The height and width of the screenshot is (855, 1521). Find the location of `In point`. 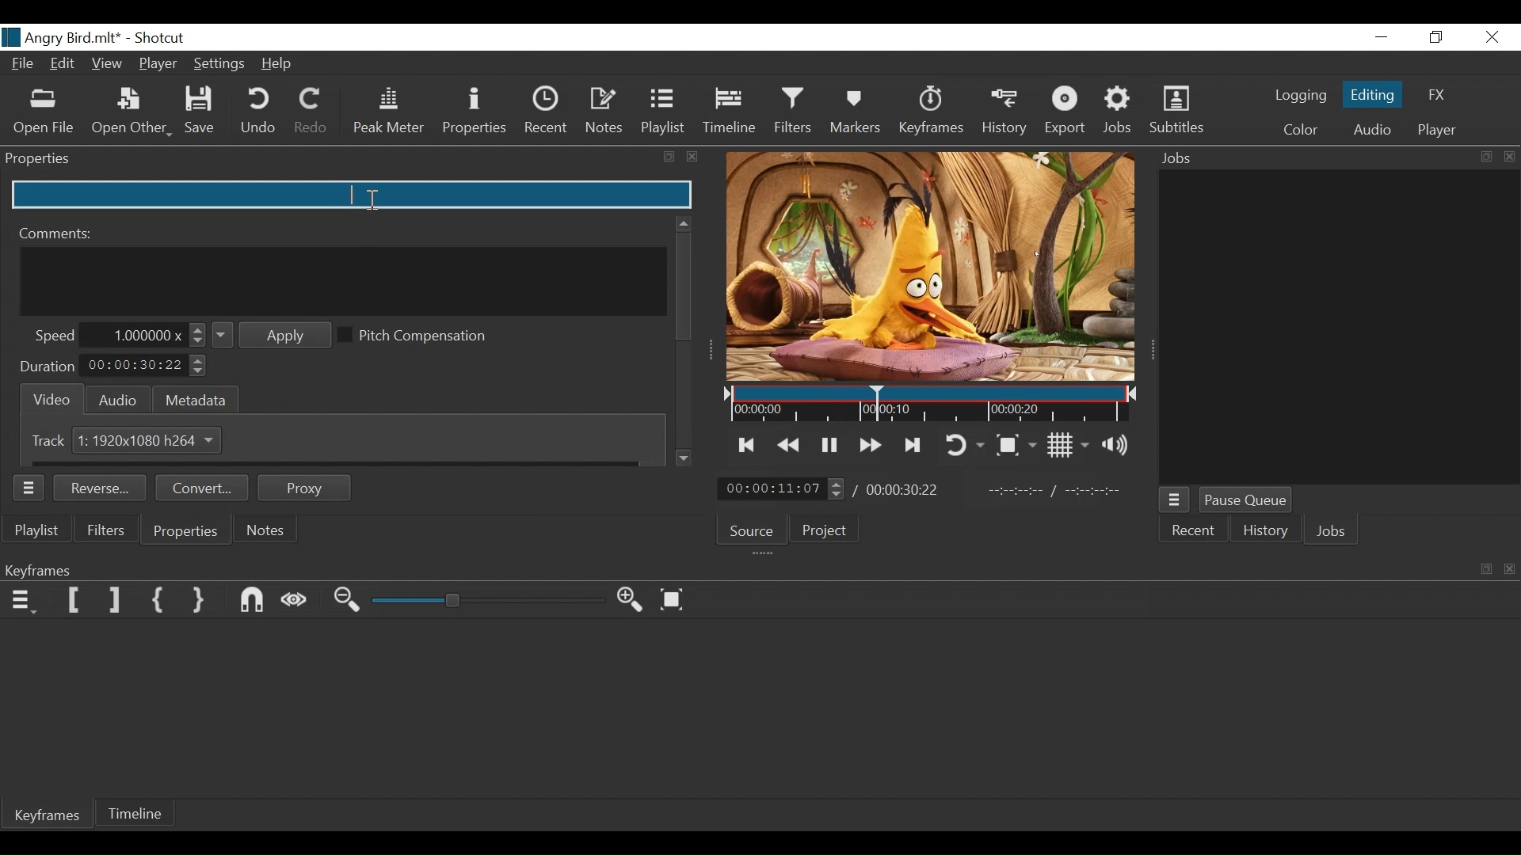

In point is located at coordinates (1054, 491).